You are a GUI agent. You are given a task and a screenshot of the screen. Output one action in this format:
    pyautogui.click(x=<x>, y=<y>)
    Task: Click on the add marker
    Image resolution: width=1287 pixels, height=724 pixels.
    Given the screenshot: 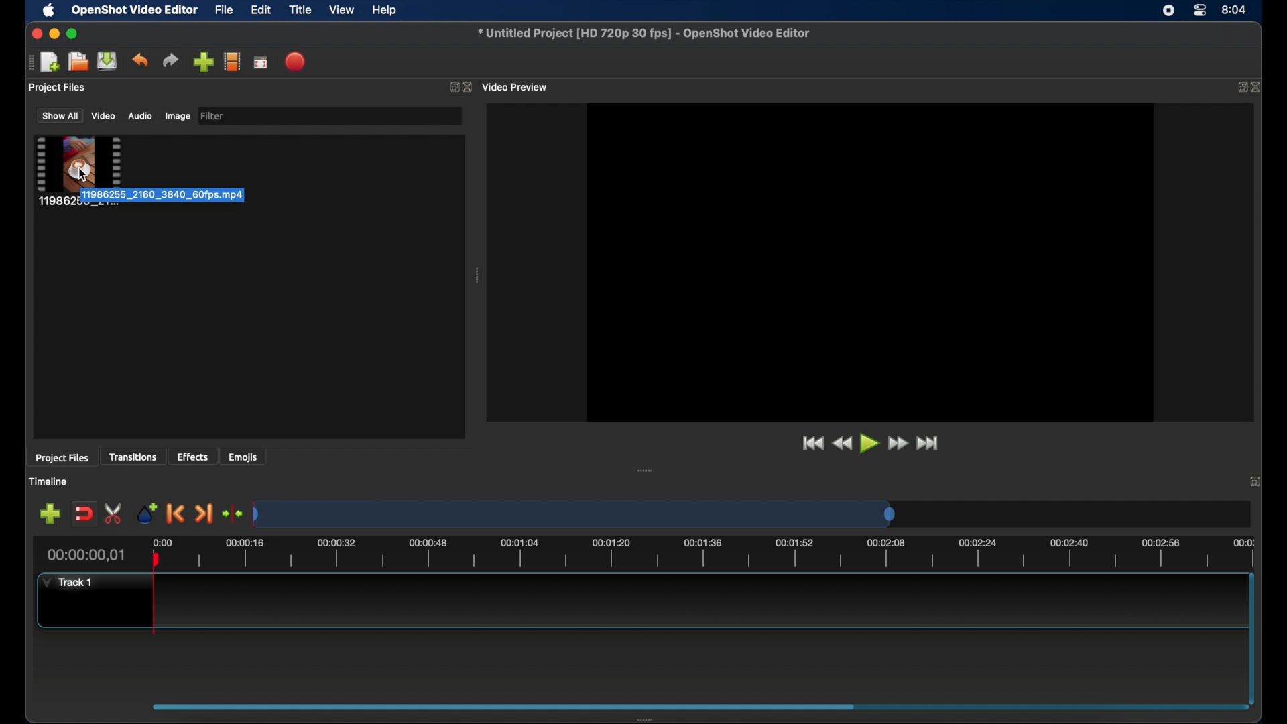 What is the action you would take?
    pyautogui.click(x=147, y=514)
    